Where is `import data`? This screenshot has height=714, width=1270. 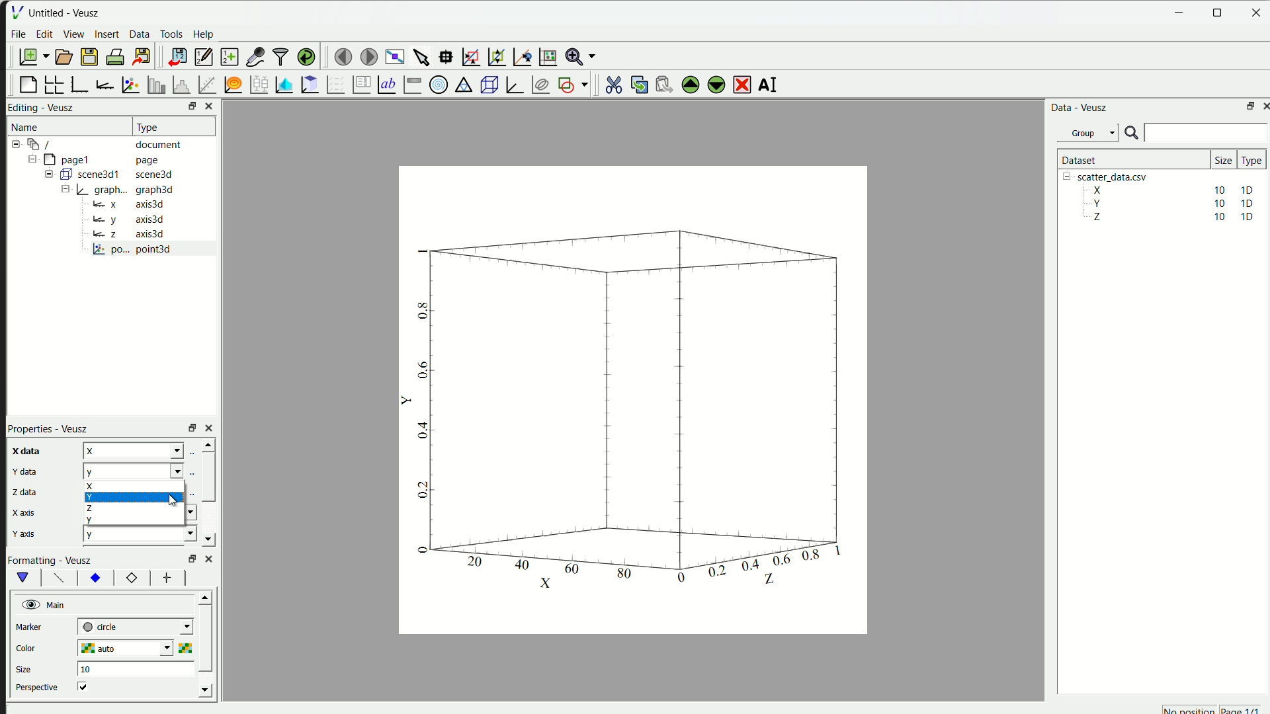 import data is located at coordinates (175, 57).